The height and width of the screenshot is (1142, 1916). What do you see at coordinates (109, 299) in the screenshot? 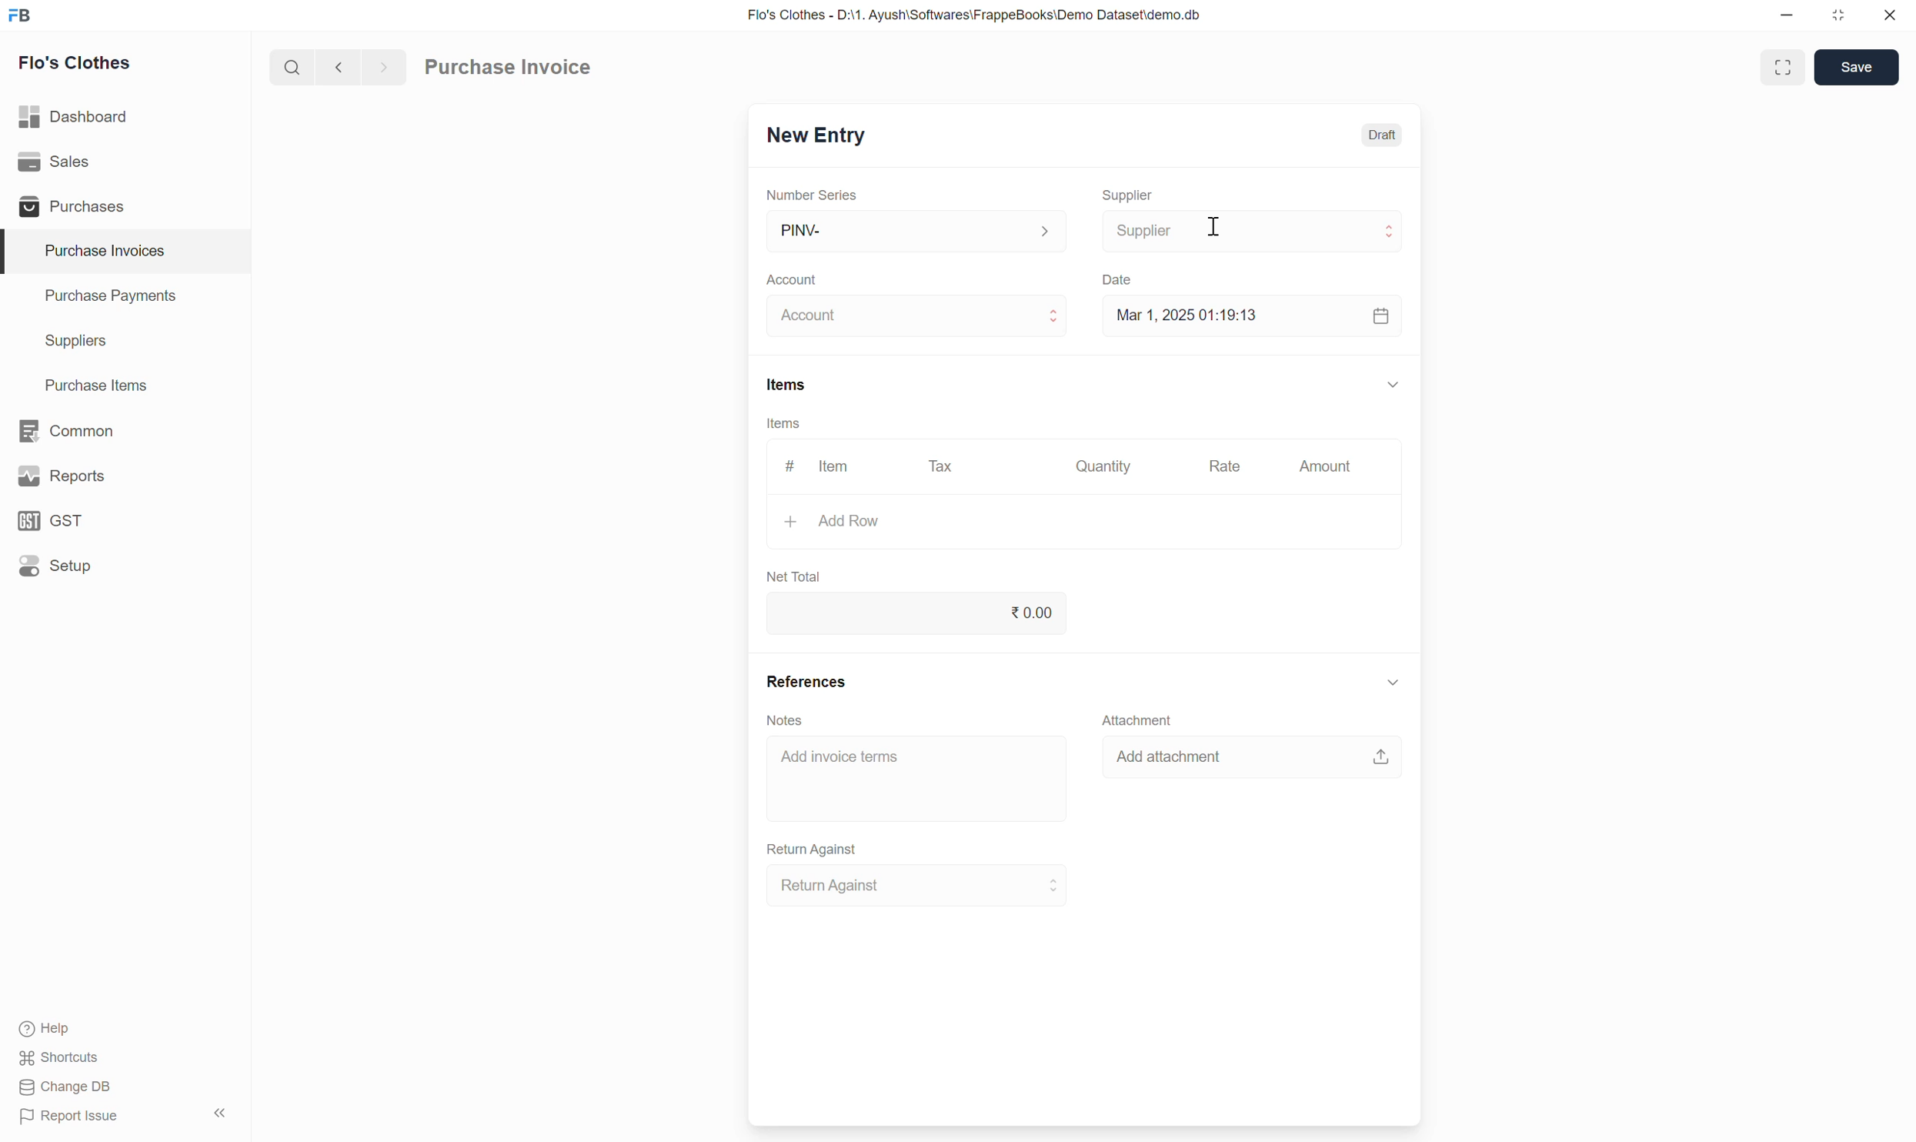
I see `Purchase Payments` at bounding box center [109, 299].